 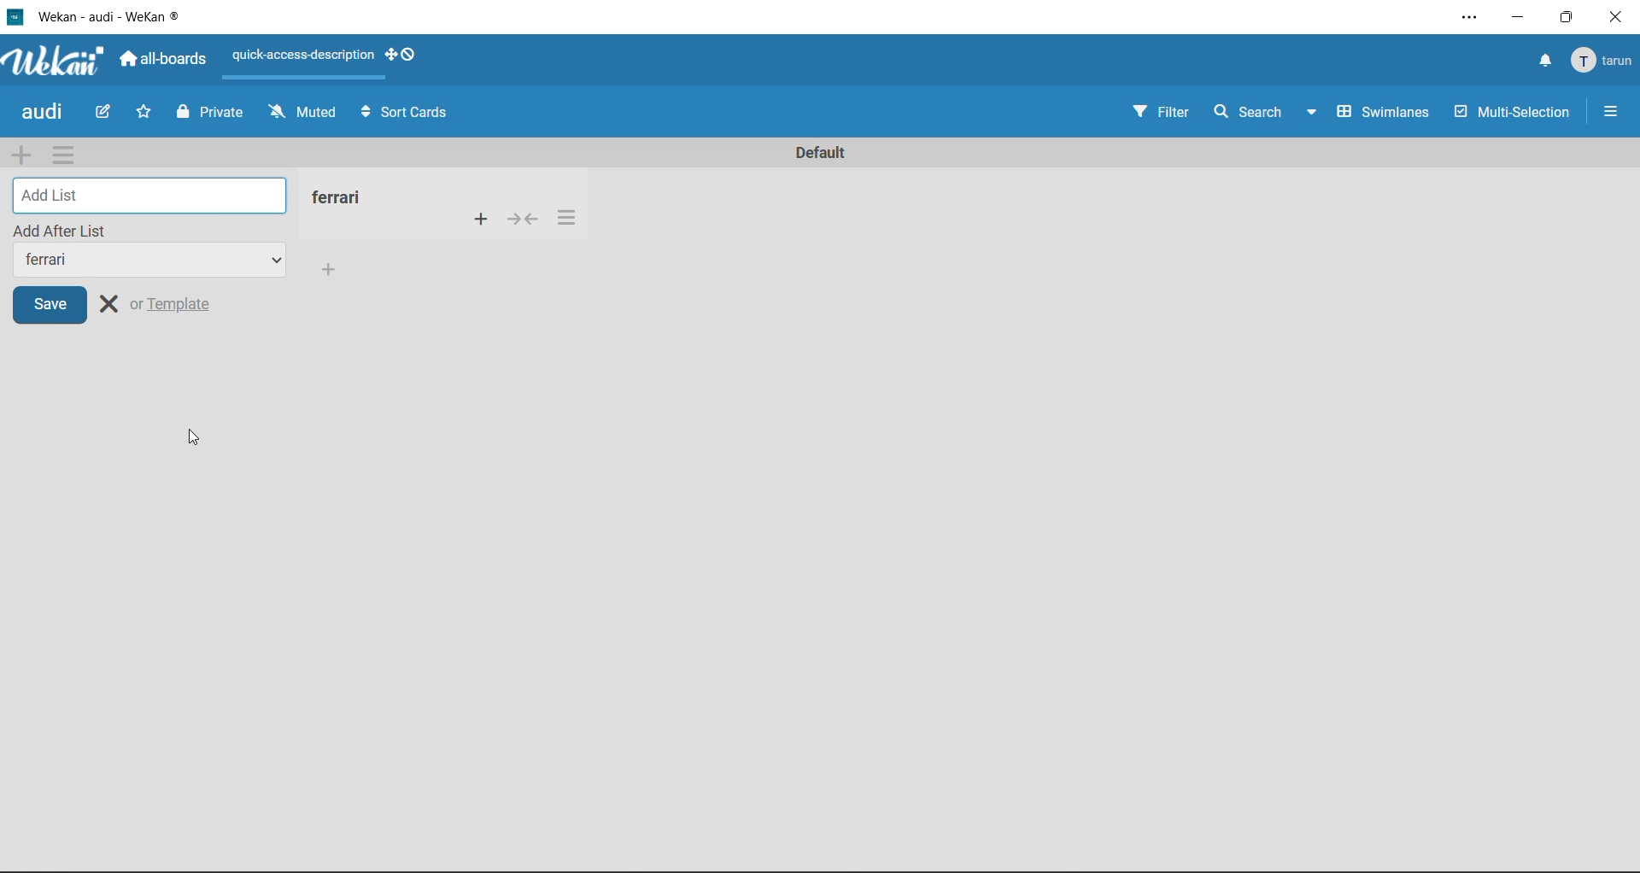 What do you see at coordinates (1312, 111) in the screenshot?
I see `Down-arrow` at bounding box center [1312, 111].